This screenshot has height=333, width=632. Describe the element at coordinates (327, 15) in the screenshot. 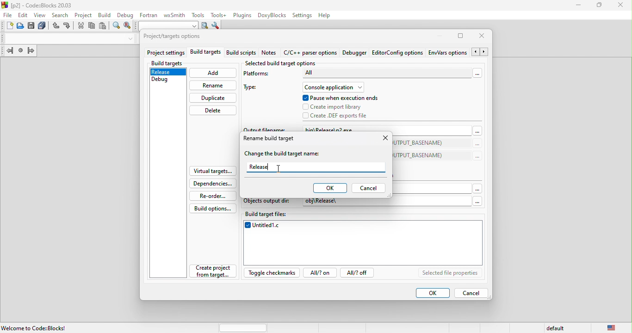

I see `help` at that location.